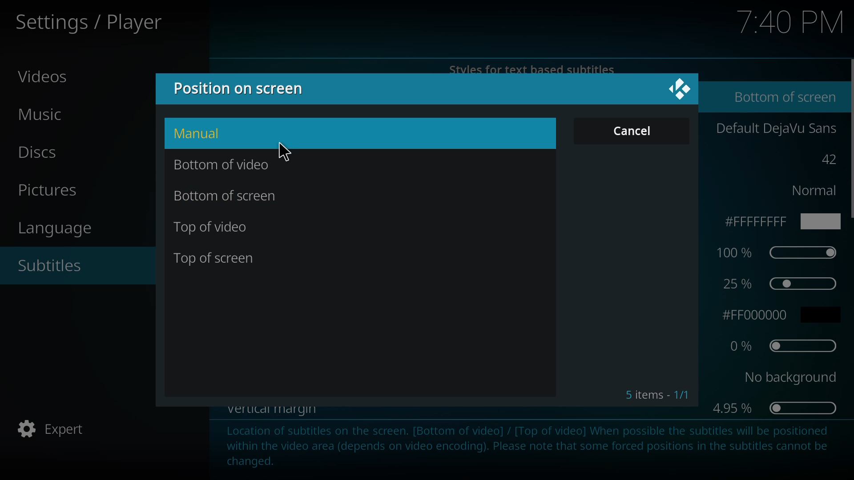  I want to click on top of video, so click(217, 228).